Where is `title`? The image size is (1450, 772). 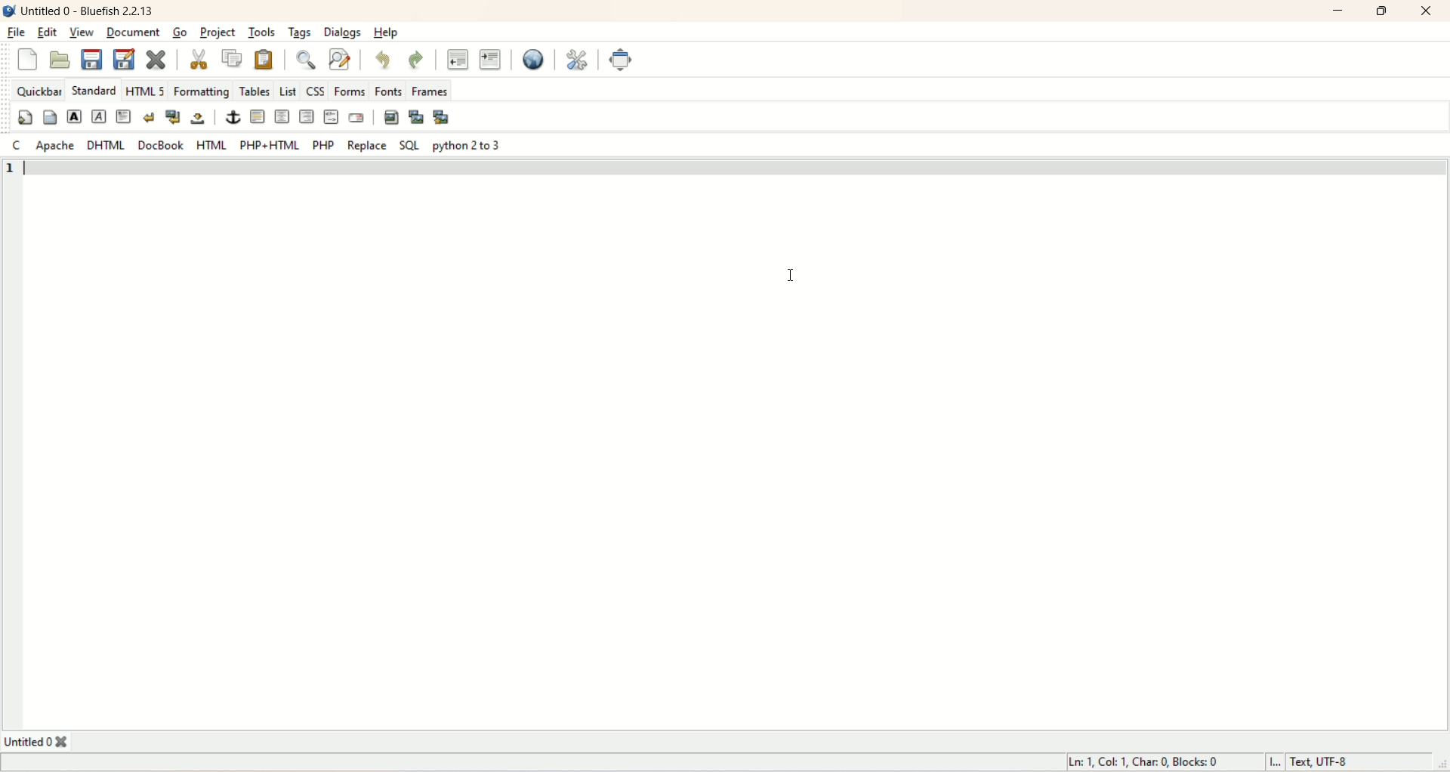
title is located at coordinates (91, 10).